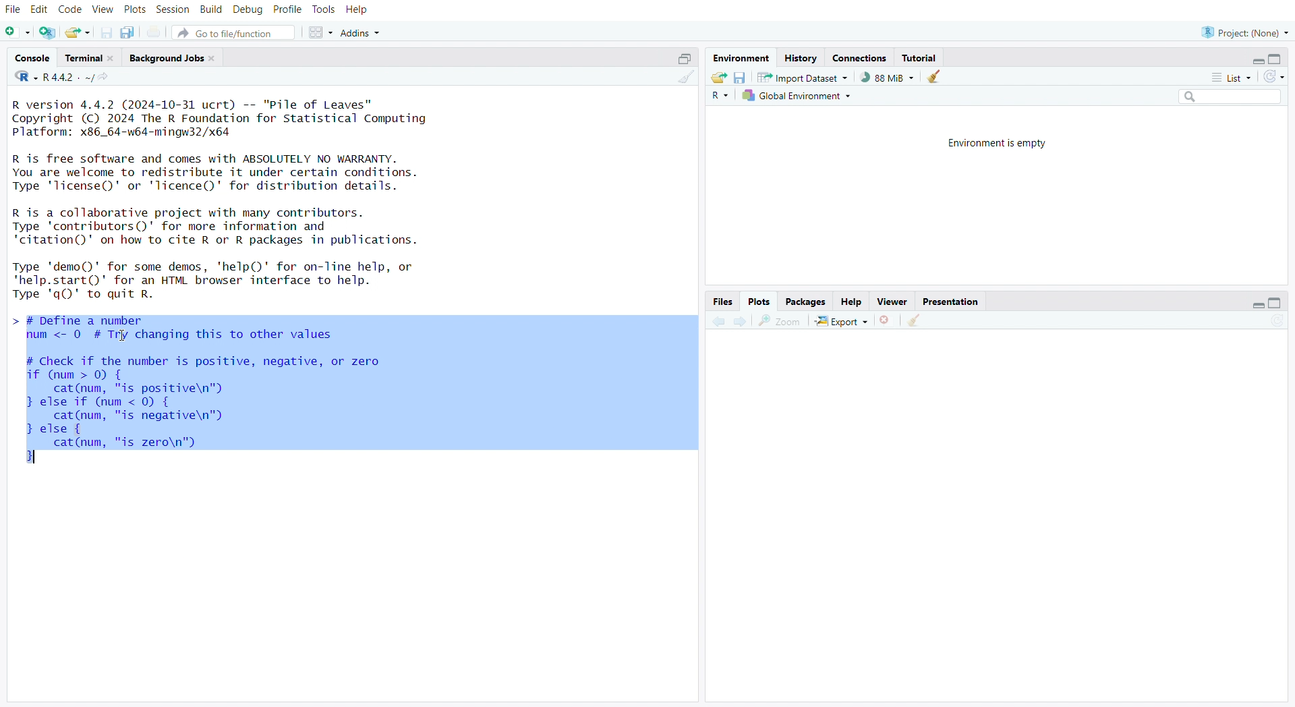  Describe the element at coordinates (780, 321) in the screenshot. I see `zoom` at that location.